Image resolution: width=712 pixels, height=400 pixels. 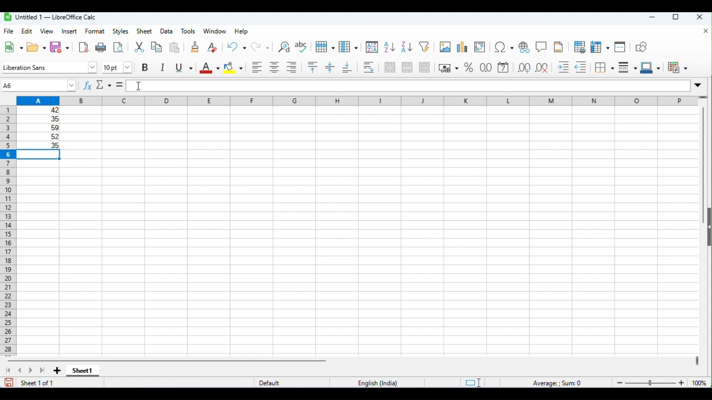 What do you see at coordinates (424, 67) in the screenshot?
I see `unmerge cells` at bounding box center [424, 67].